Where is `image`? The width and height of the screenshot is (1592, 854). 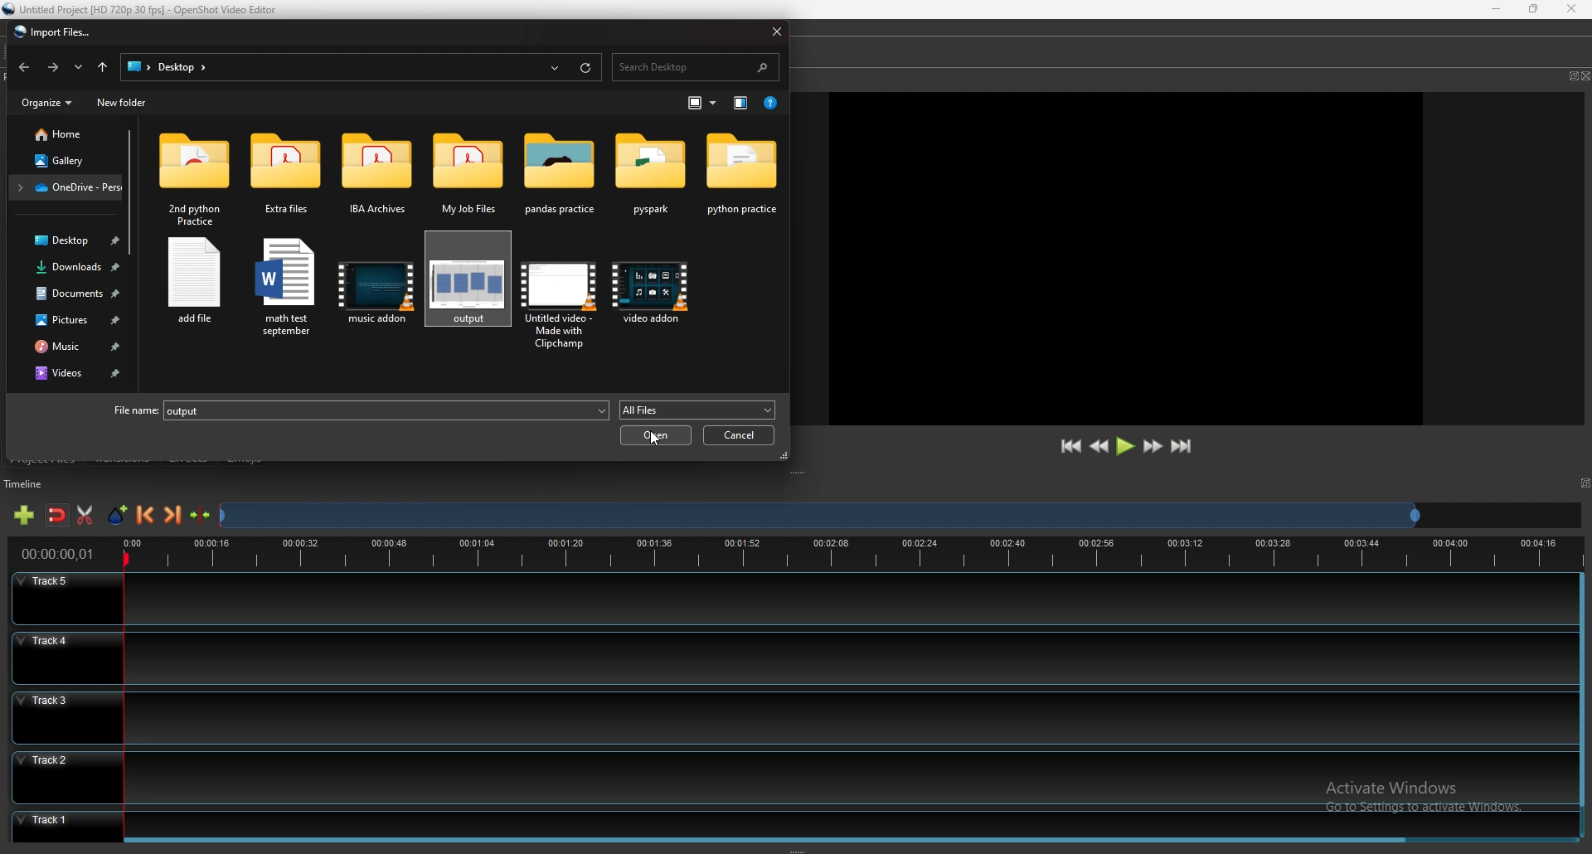 image is located at coordinates (468, 281).